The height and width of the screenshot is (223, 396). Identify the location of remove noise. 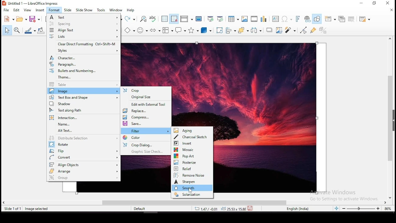
(192, 175).